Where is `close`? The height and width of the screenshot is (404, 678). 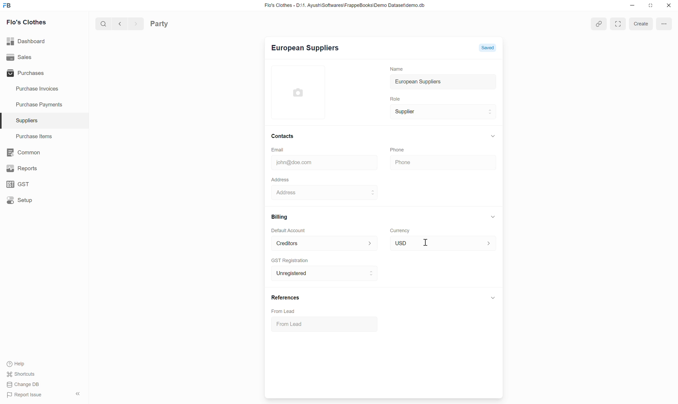
close is located at coordinates (669, 6).